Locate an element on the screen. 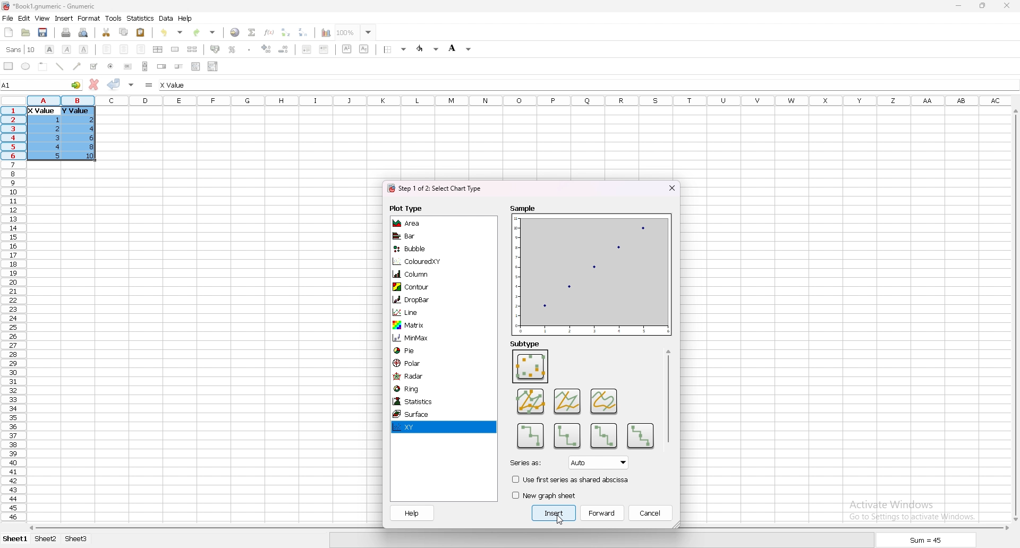 The width and height of the screenshot is (1020, 548). paste is located at coordinates (141, 32).